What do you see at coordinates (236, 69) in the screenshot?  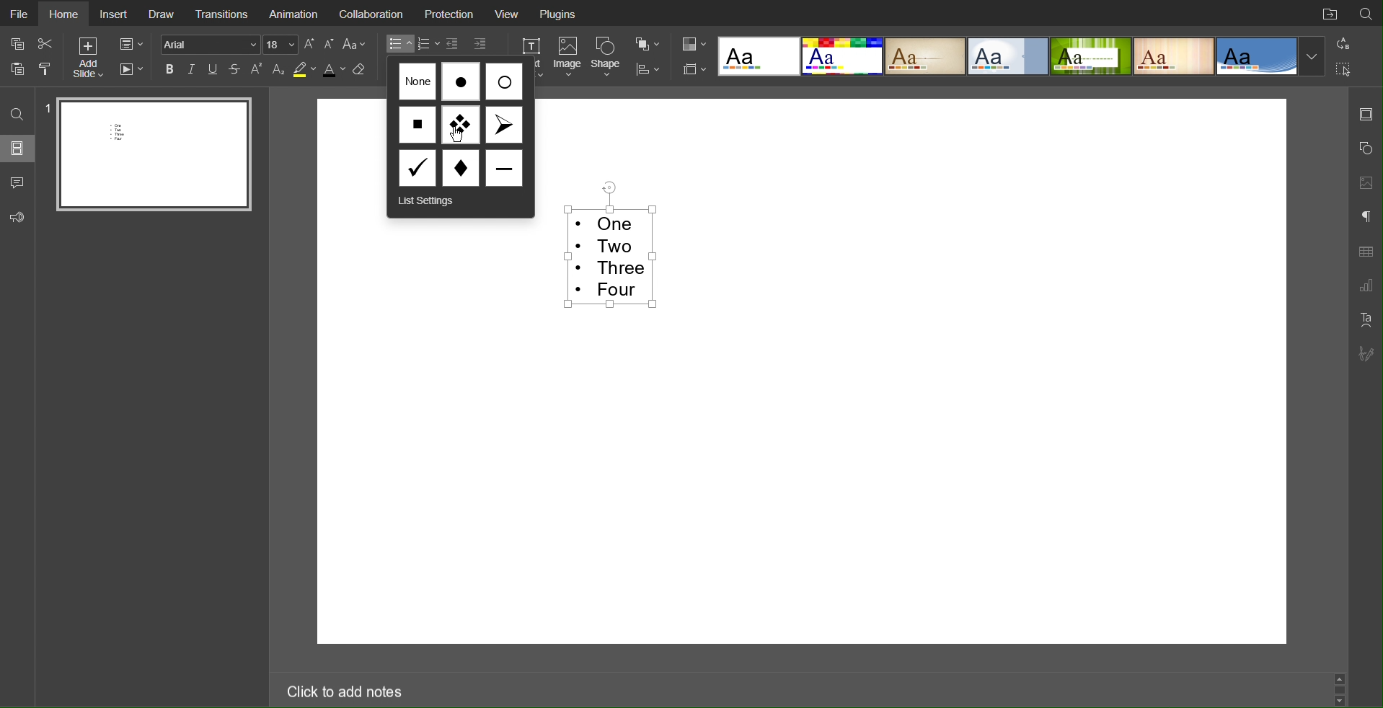 I see `Strikethrough` at bounding box center [236, 69].